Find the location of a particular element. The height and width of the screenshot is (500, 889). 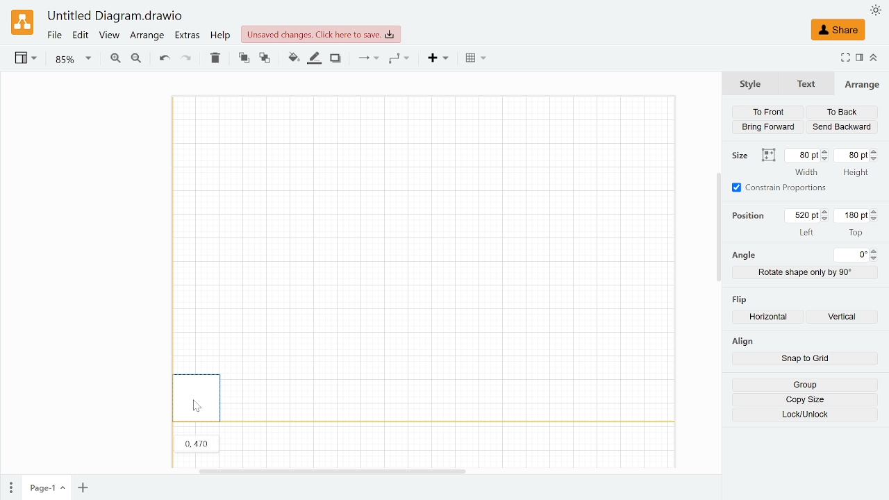

flip is located at coordinates (741, 298).